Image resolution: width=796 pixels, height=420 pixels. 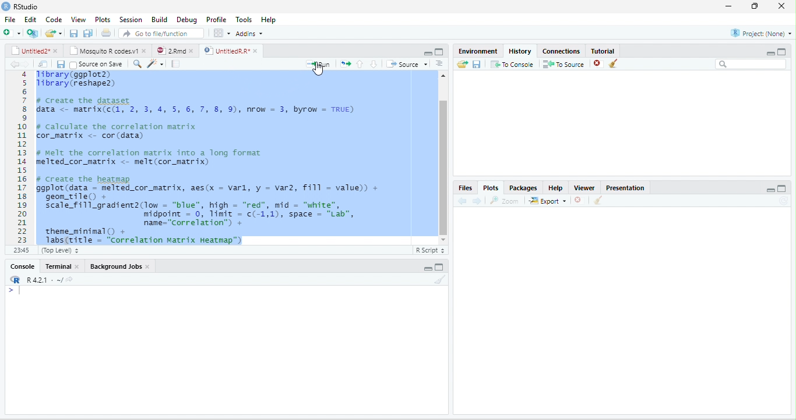 What do you see at coordinates (252, 33) in the screenshot?
I see `addins` at bounding box center [252, 33].